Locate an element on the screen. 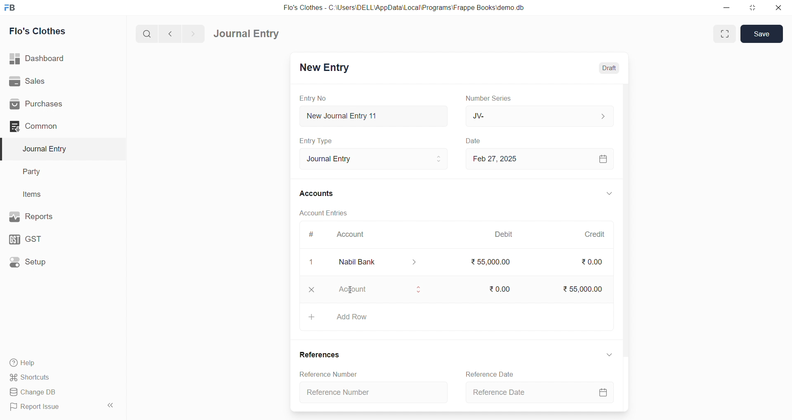 This screenshot has width=792, height=420. Purchases is located at coordinates (50, 105).